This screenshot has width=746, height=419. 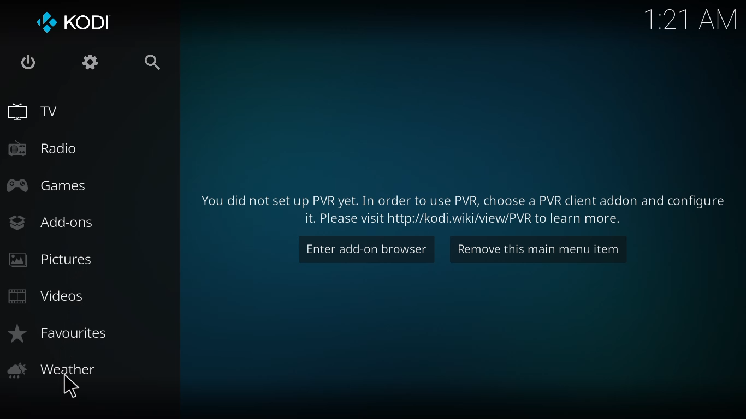 I want to click on cursor, so click(x=72, y=386).